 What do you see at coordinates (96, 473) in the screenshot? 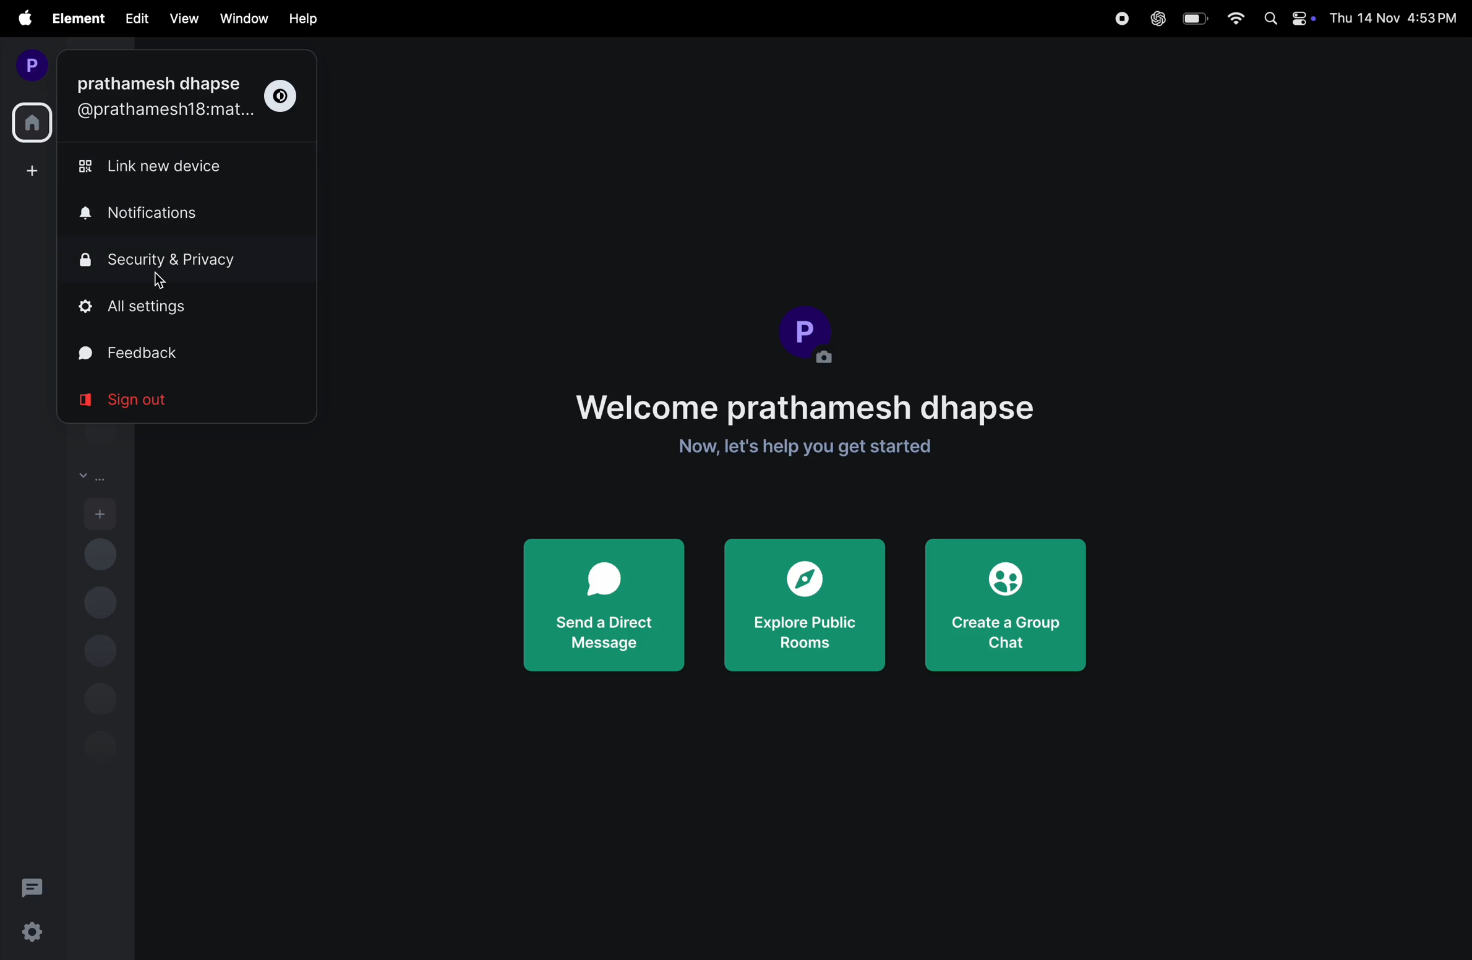
I see `room` at bounding box center [96, 473].